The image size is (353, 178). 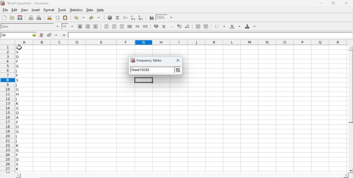 What do you see at coordinates (145, 26) in the screenshot?
I see `split merged ranges of cells` at bounding box center [145, 26].